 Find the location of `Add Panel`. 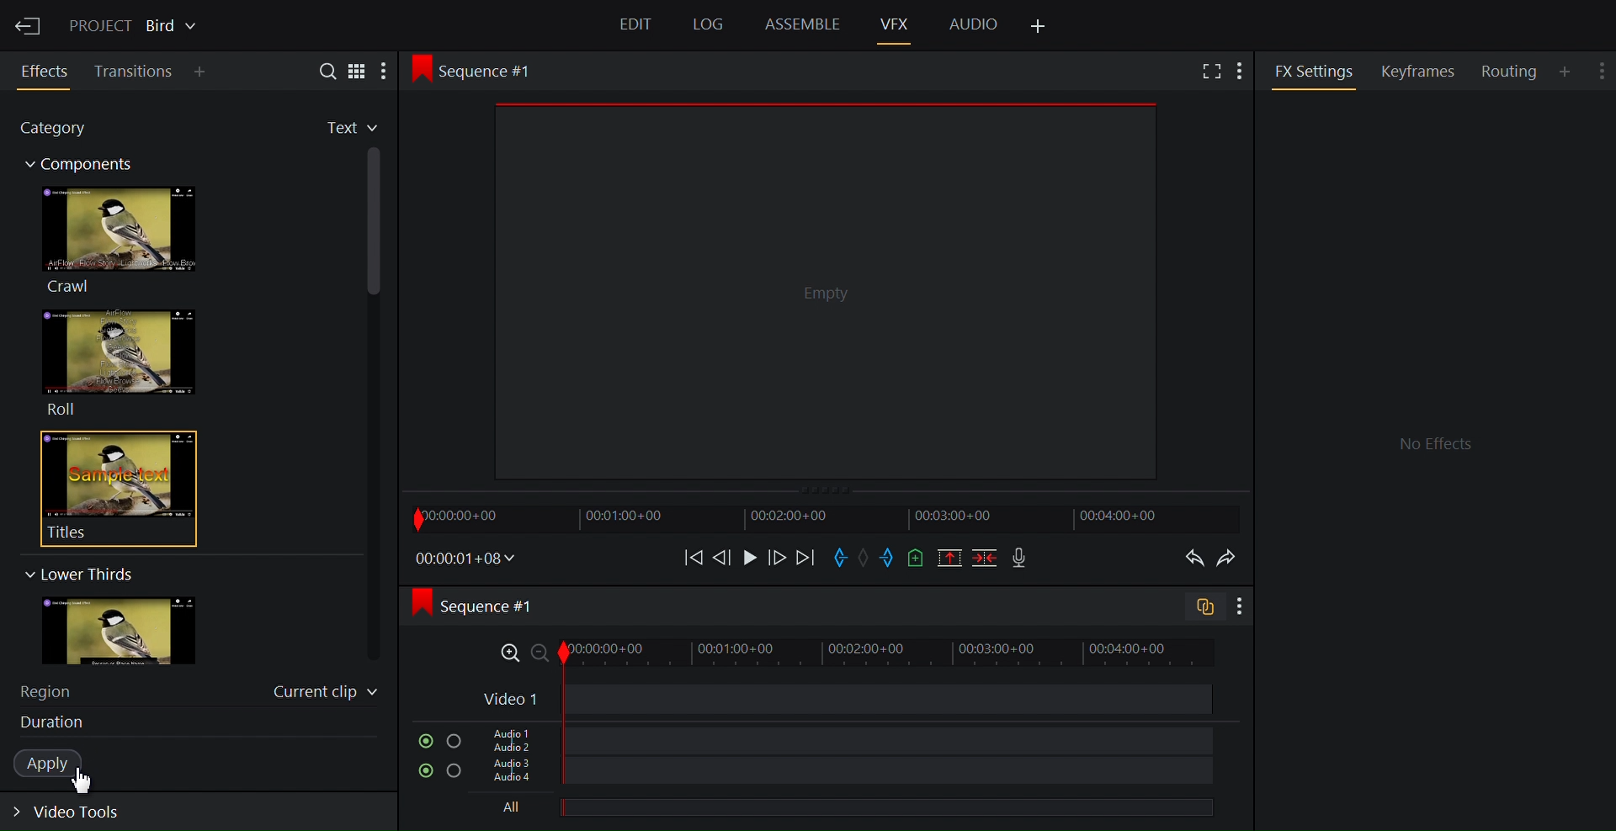

Add Panel is located at coordinates (1567, 71).